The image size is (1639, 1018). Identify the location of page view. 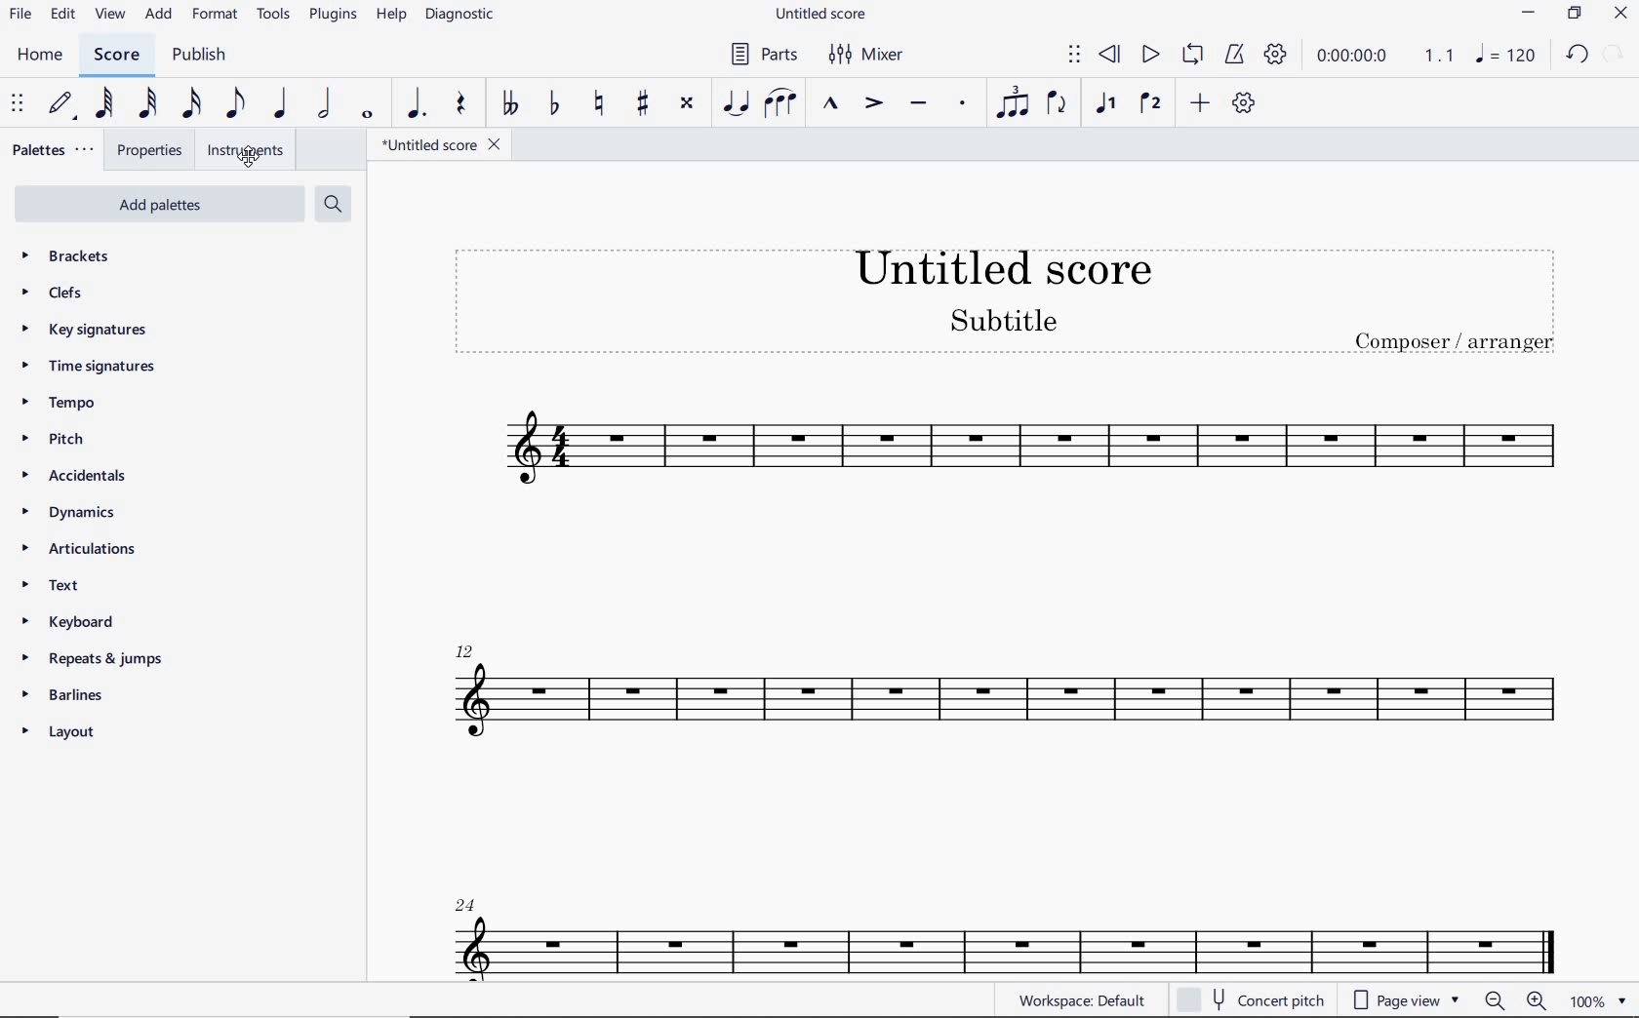
(1407, 1001).